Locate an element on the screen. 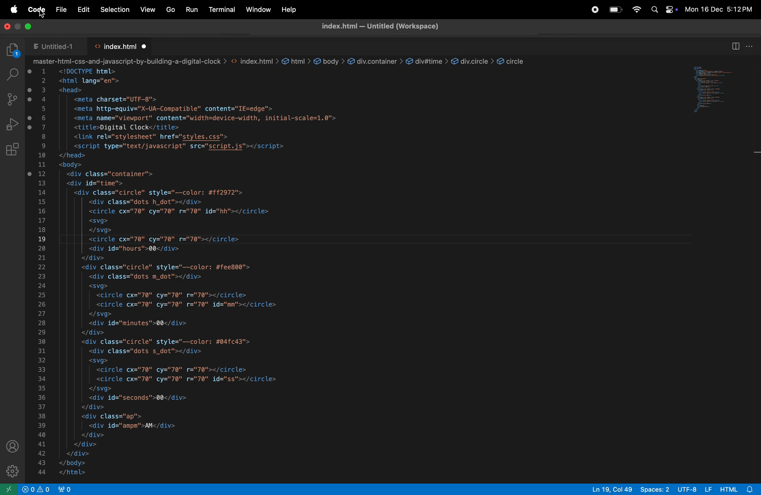  <!DOCTYPE html> is located at coordinates (89, 71).